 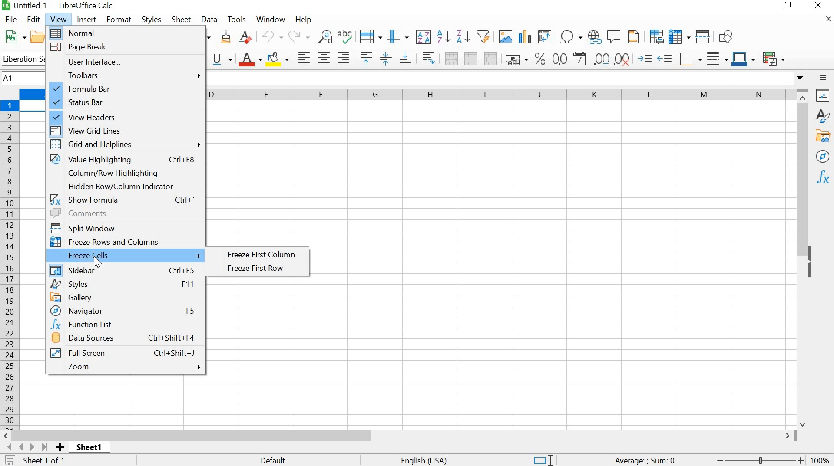 I want to click on SHEET 1 OF 1, so click(x=50, y=462).